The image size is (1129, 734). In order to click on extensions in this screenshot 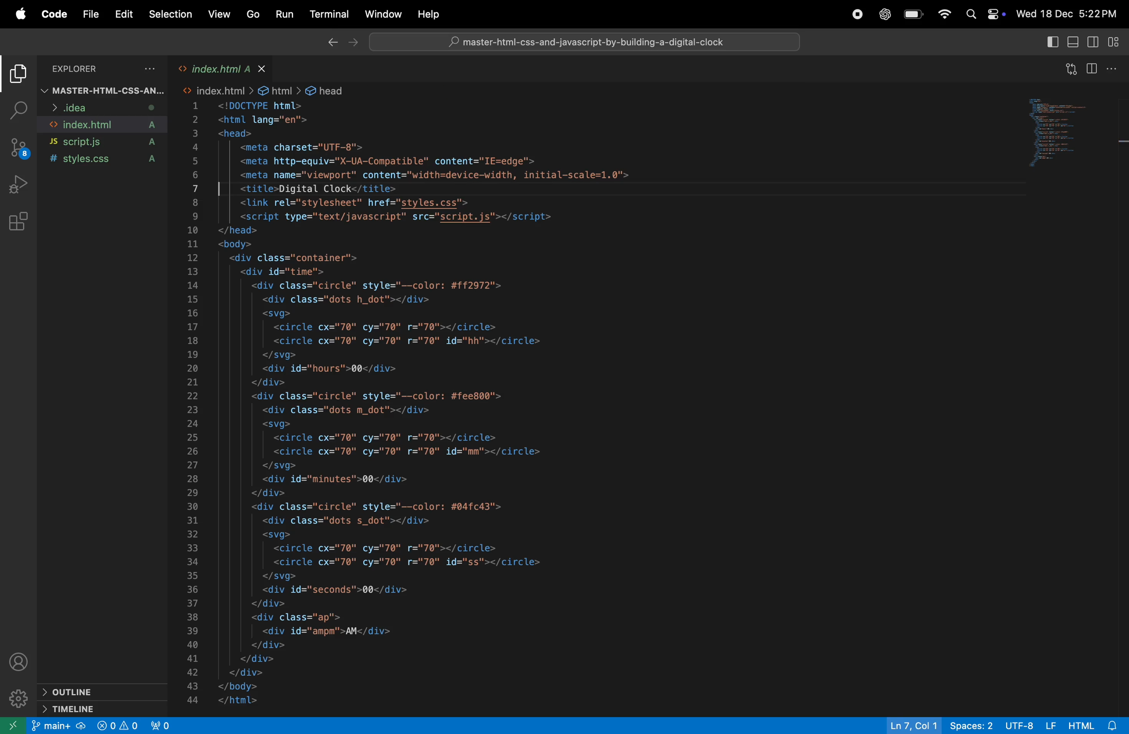, I will do `click(19, 222)`.